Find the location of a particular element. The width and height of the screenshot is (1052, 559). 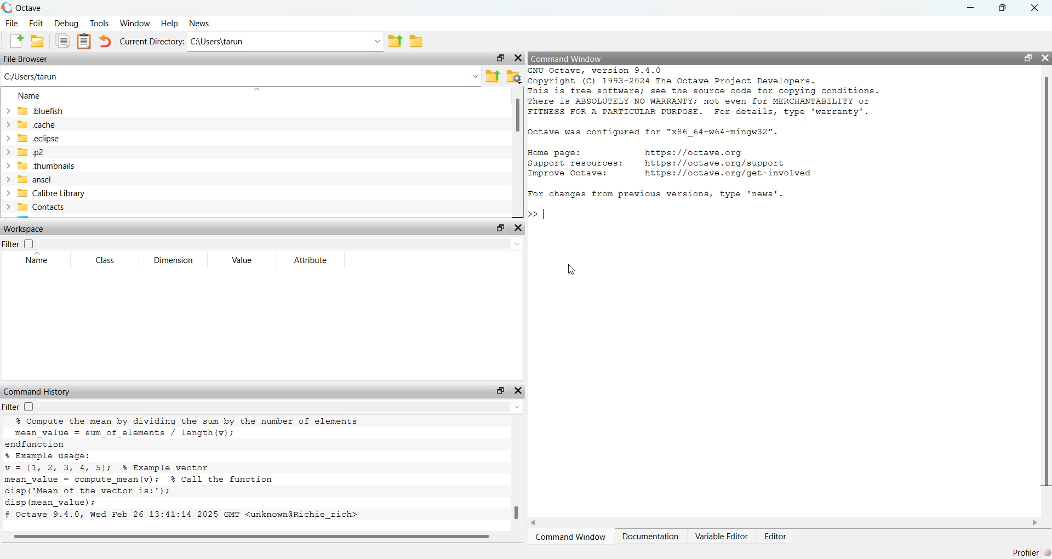

tools is located at coordinates (100, 22).